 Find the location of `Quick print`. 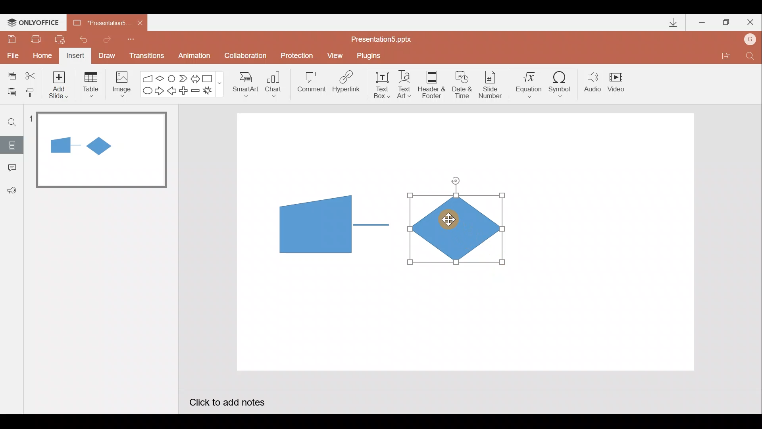

Quick print is located at coordinates (63, 37).